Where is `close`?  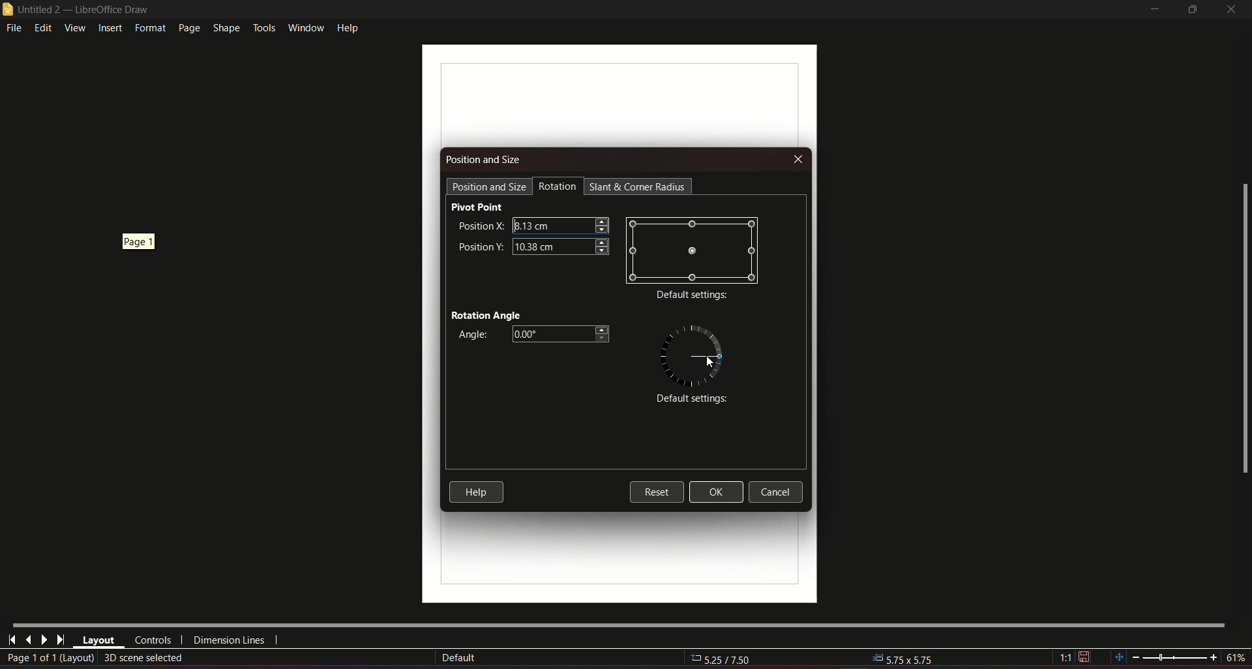
close is located at coordinates (1232, 9).